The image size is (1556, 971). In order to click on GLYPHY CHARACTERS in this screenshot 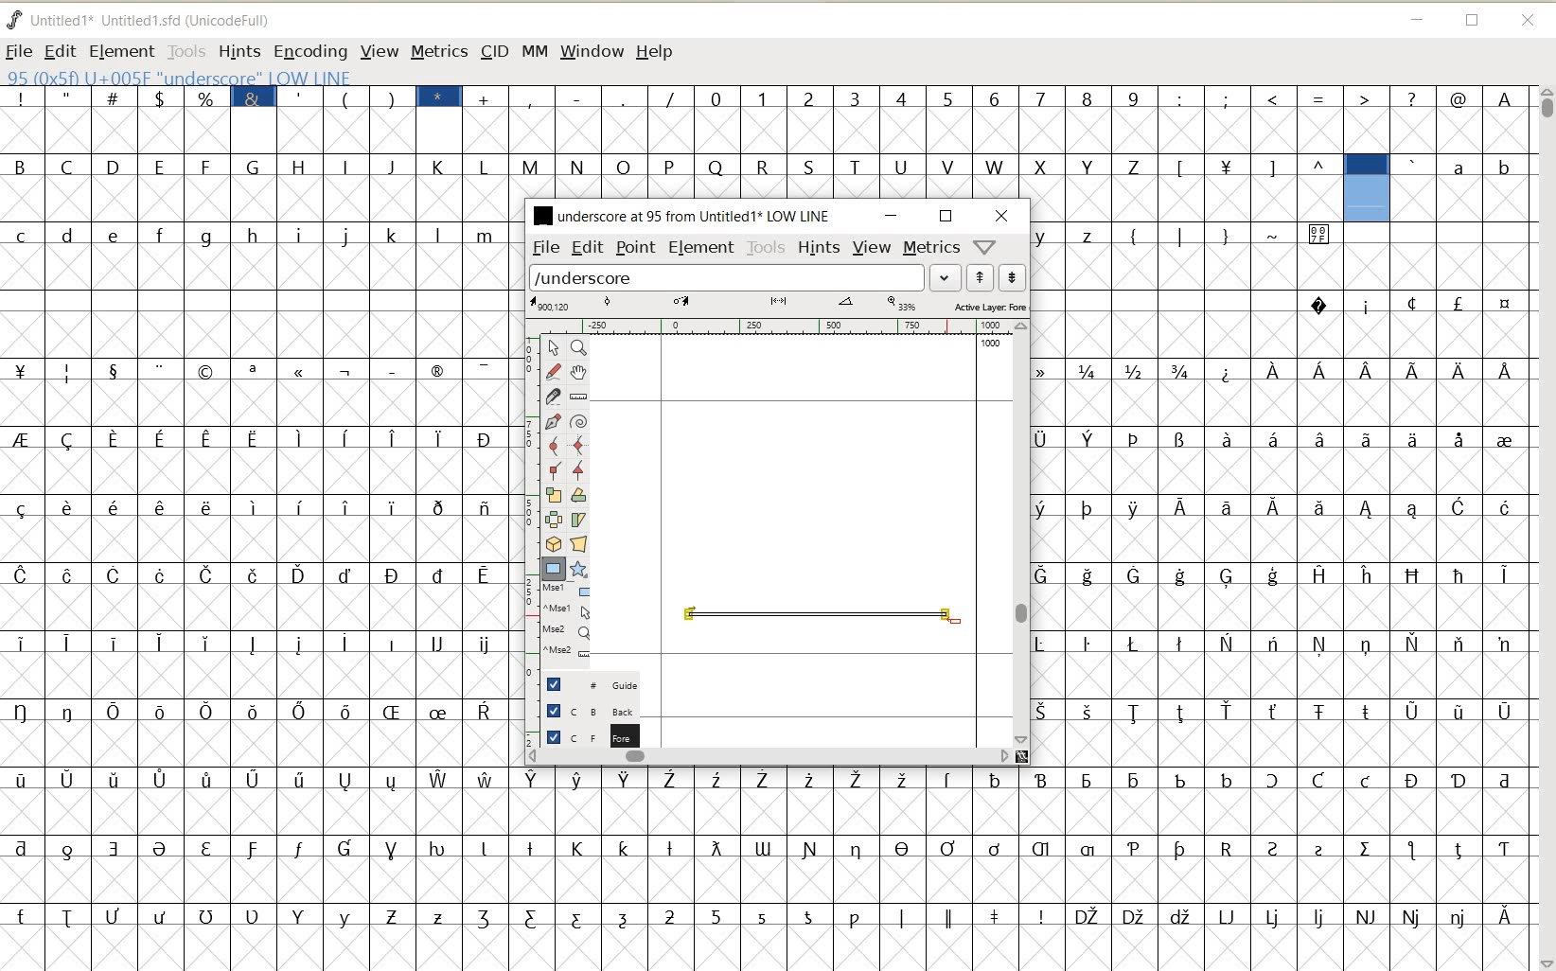, I will do `click(770, 168)`.